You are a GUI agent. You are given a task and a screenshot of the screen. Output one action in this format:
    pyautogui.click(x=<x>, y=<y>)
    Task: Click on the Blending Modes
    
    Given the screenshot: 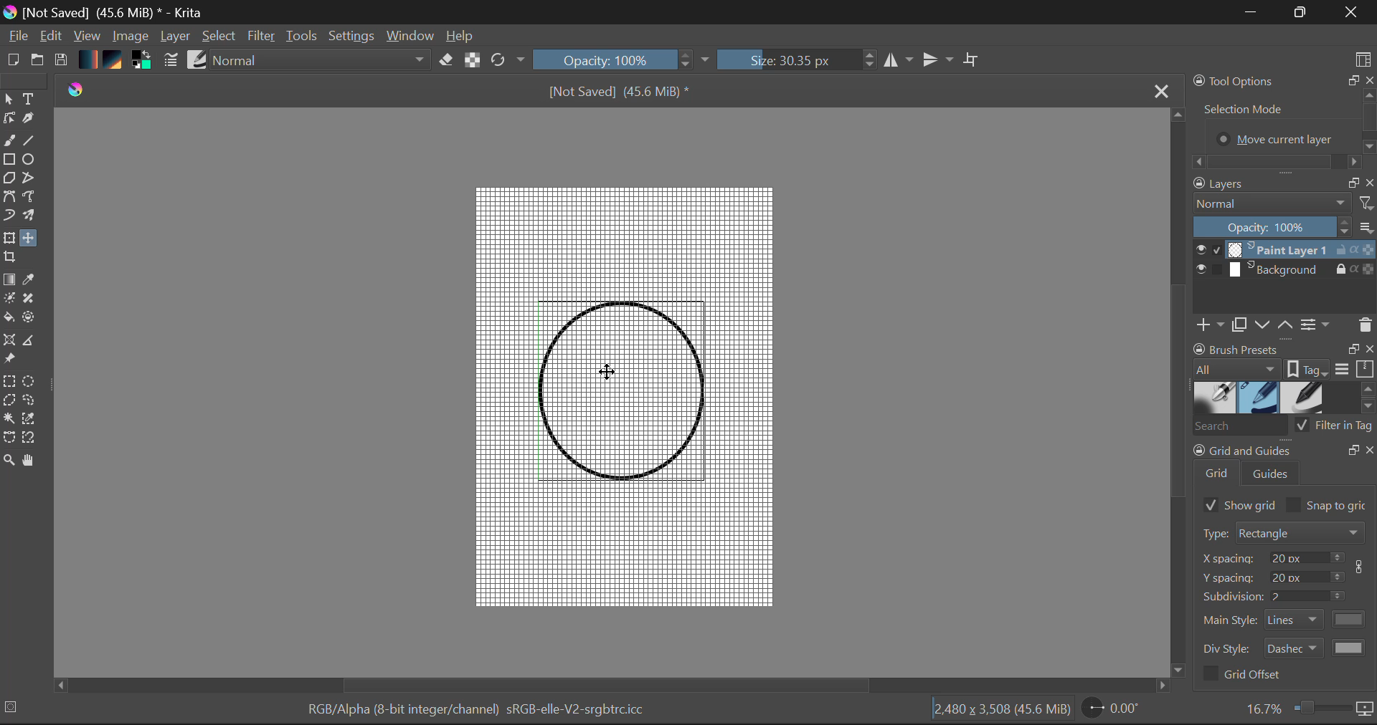 What is the action you would take?
    pyautogui.click(x=317, y=62)
    